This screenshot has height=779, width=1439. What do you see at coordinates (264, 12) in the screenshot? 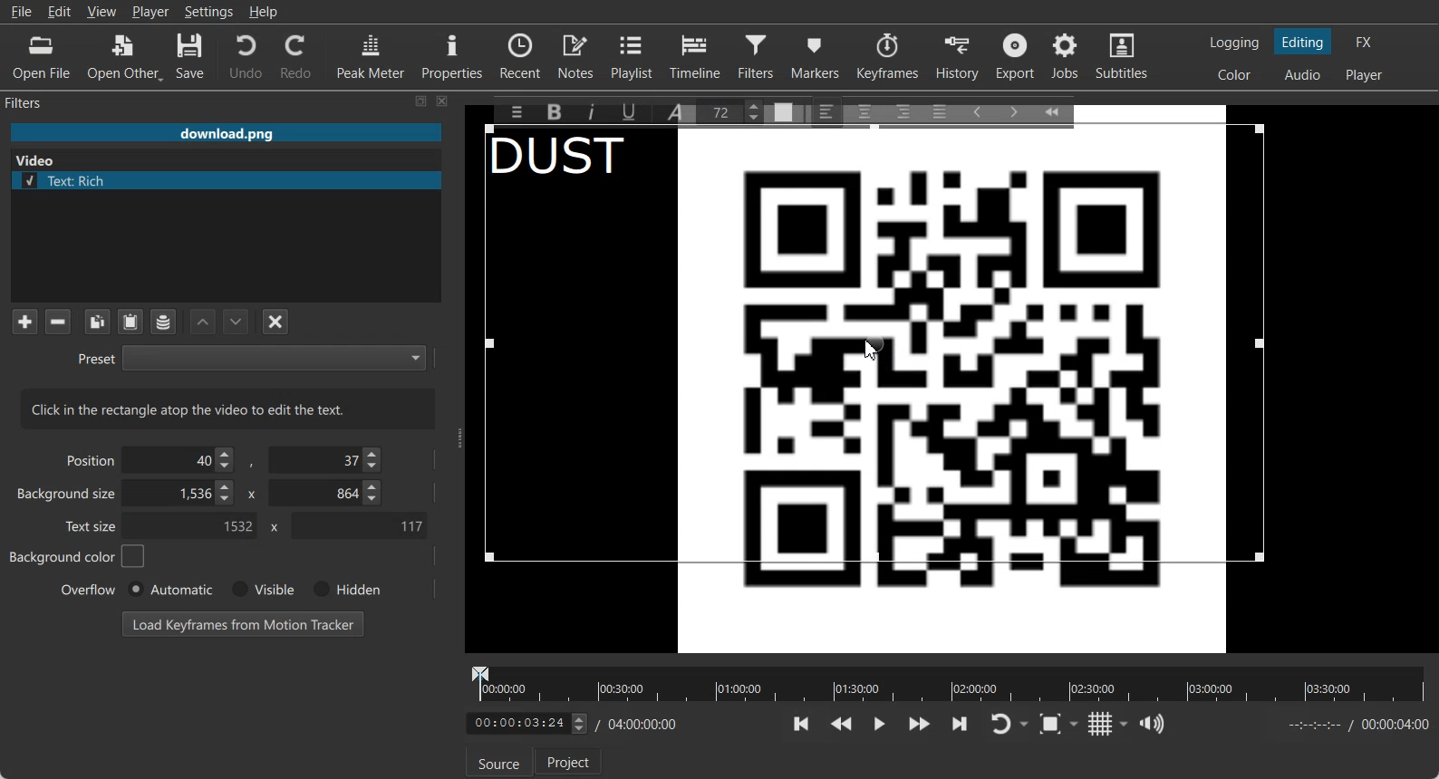
I see `Help` at bounding box center [264, 12].